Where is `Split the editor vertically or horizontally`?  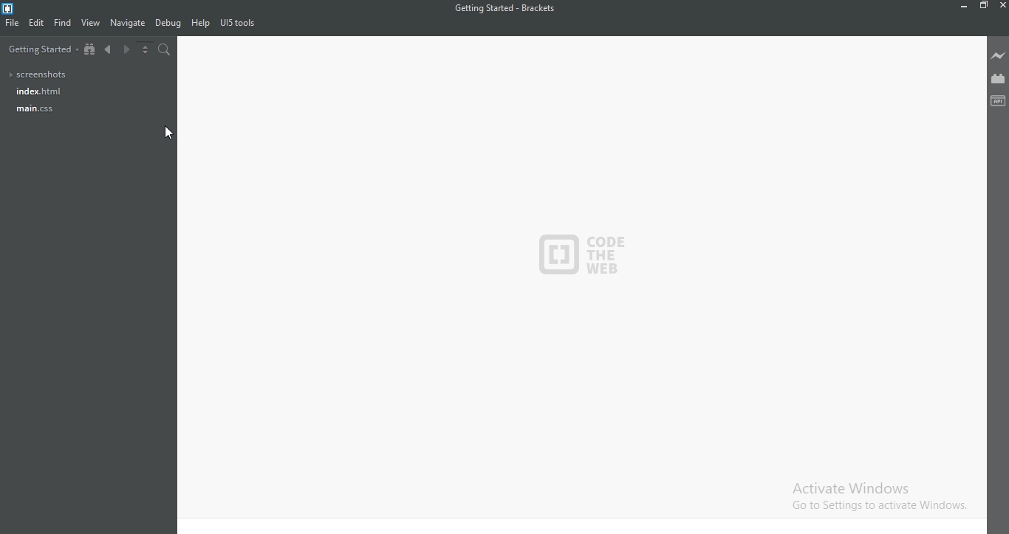
Split the editor vertically or horizontally is located at coordinates (147, 51).